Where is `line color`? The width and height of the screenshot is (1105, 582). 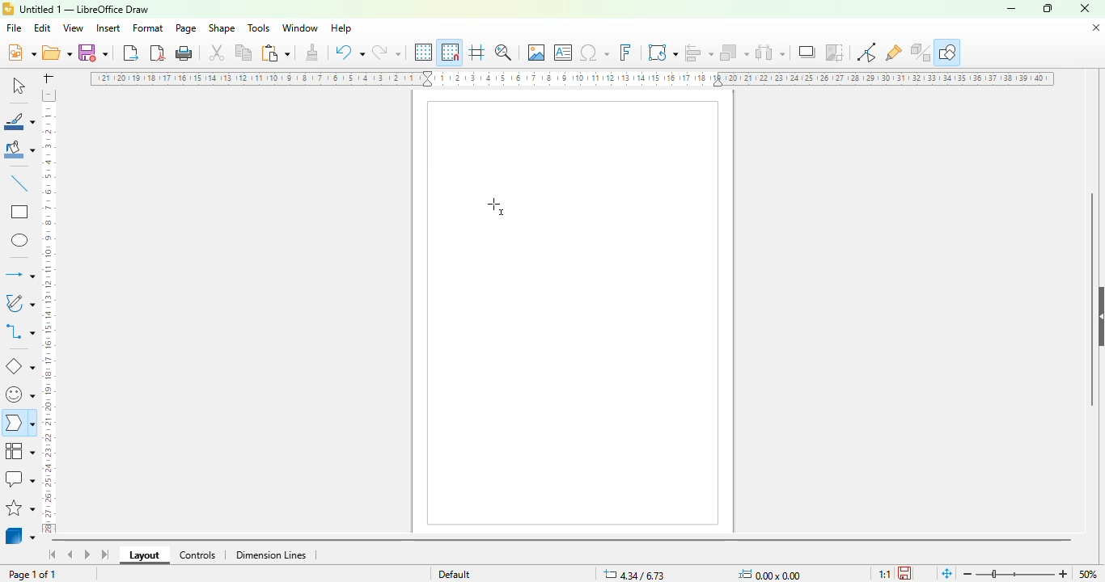
line color is located at coordinates (19, 120).